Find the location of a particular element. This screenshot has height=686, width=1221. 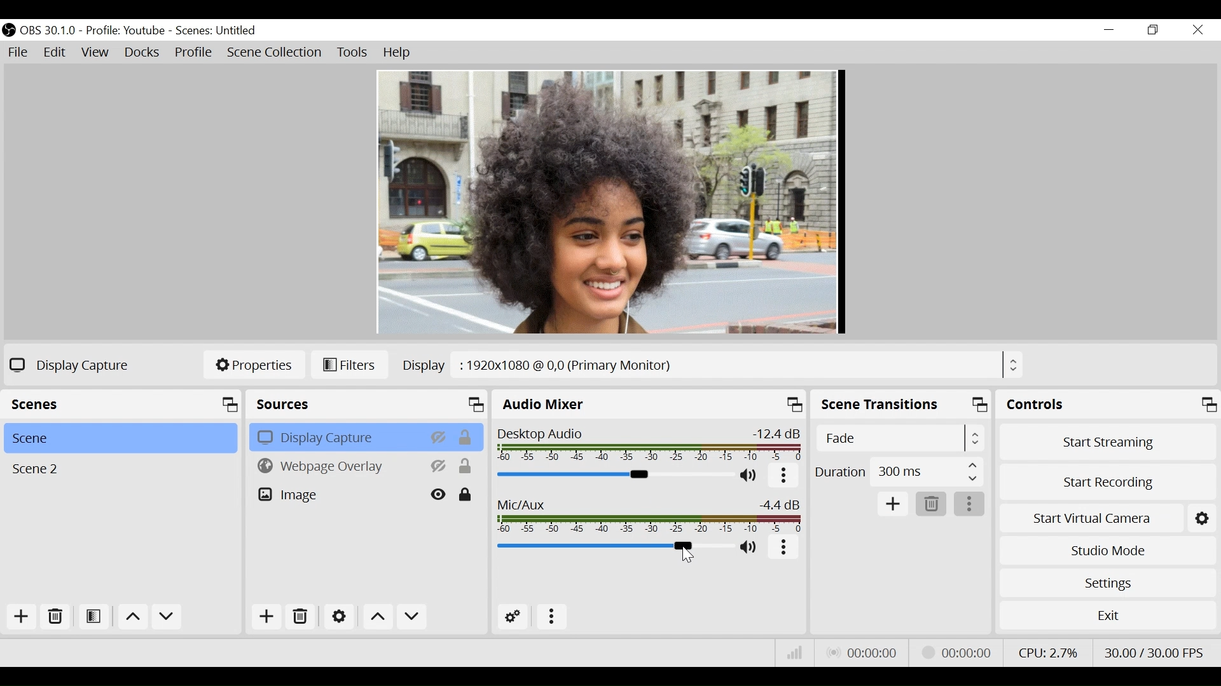

more options is located at coordinates (552, 615).